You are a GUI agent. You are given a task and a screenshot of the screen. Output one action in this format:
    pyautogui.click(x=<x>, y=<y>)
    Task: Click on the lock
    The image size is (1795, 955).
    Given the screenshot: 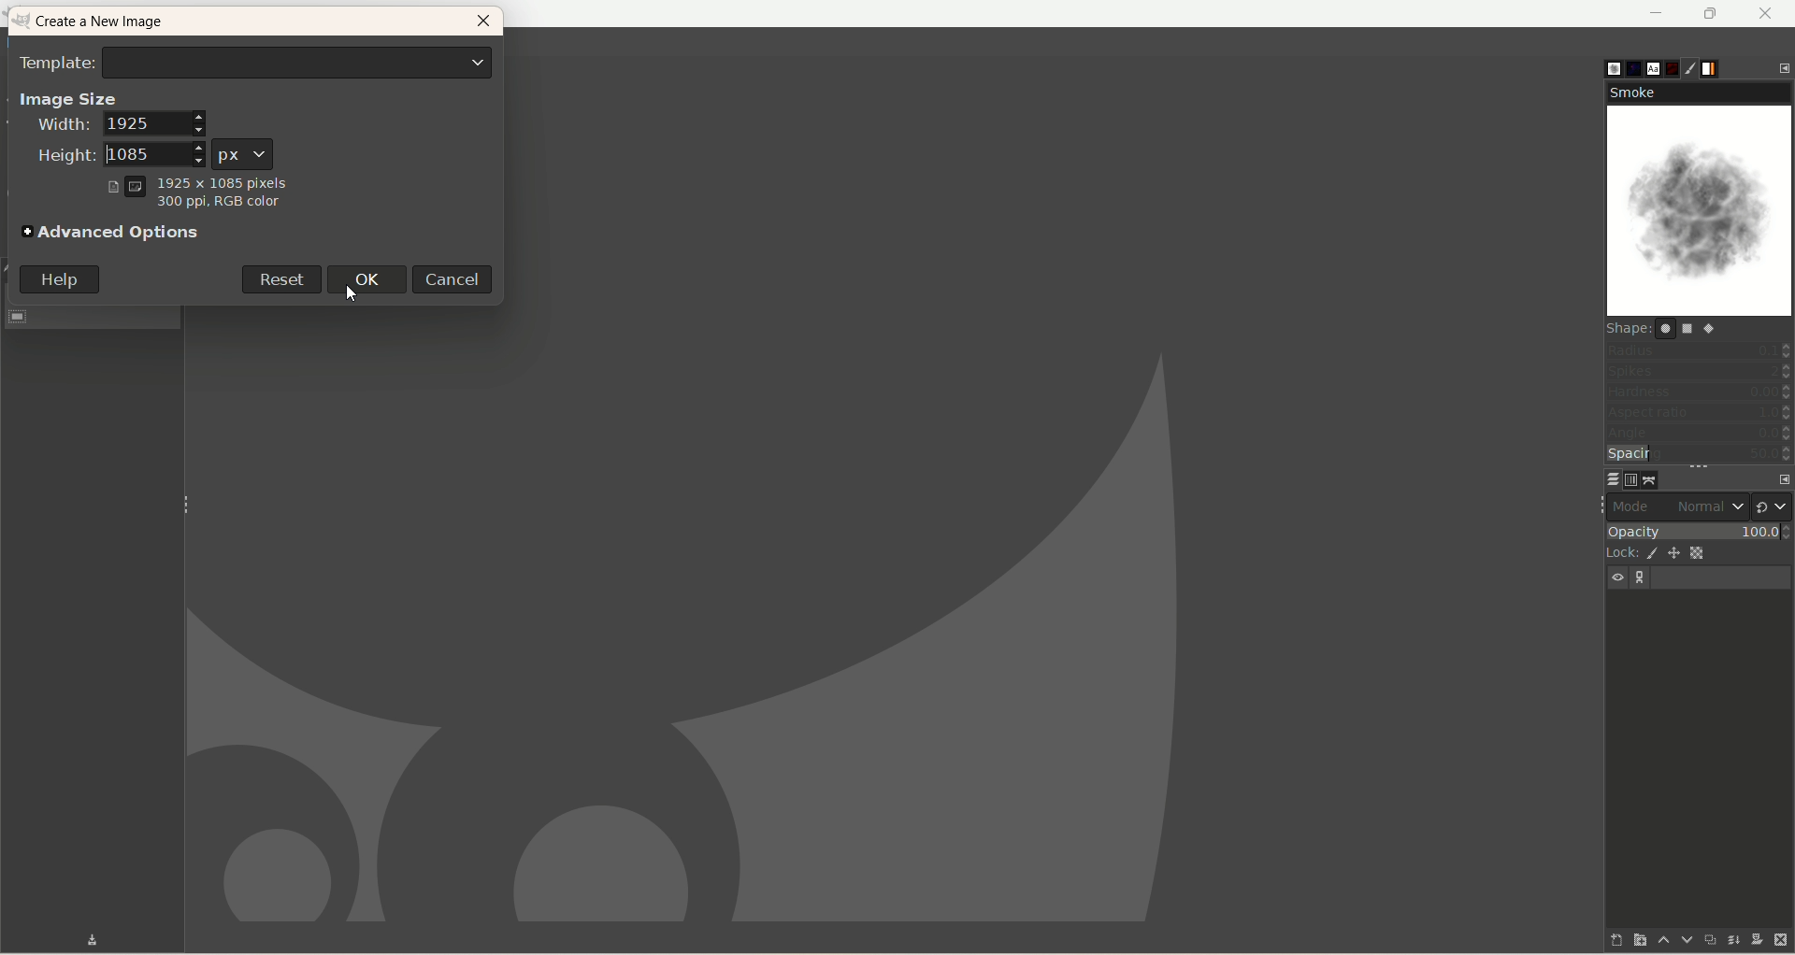 What is the action you would take?
    pyautogui.click(x=1617, y=551)
    